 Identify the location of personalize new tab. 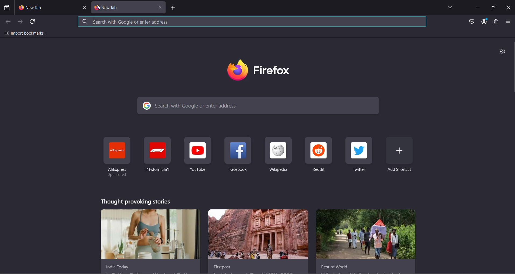
(502, 52).